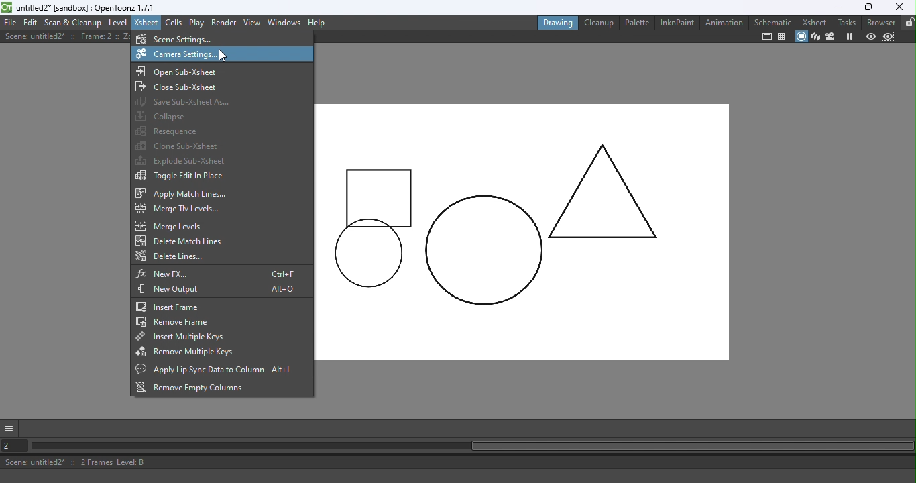  What do you see at coordinates (767, 37) in the screenshot?
I see `Safe area` at bounding box center [767, 37].